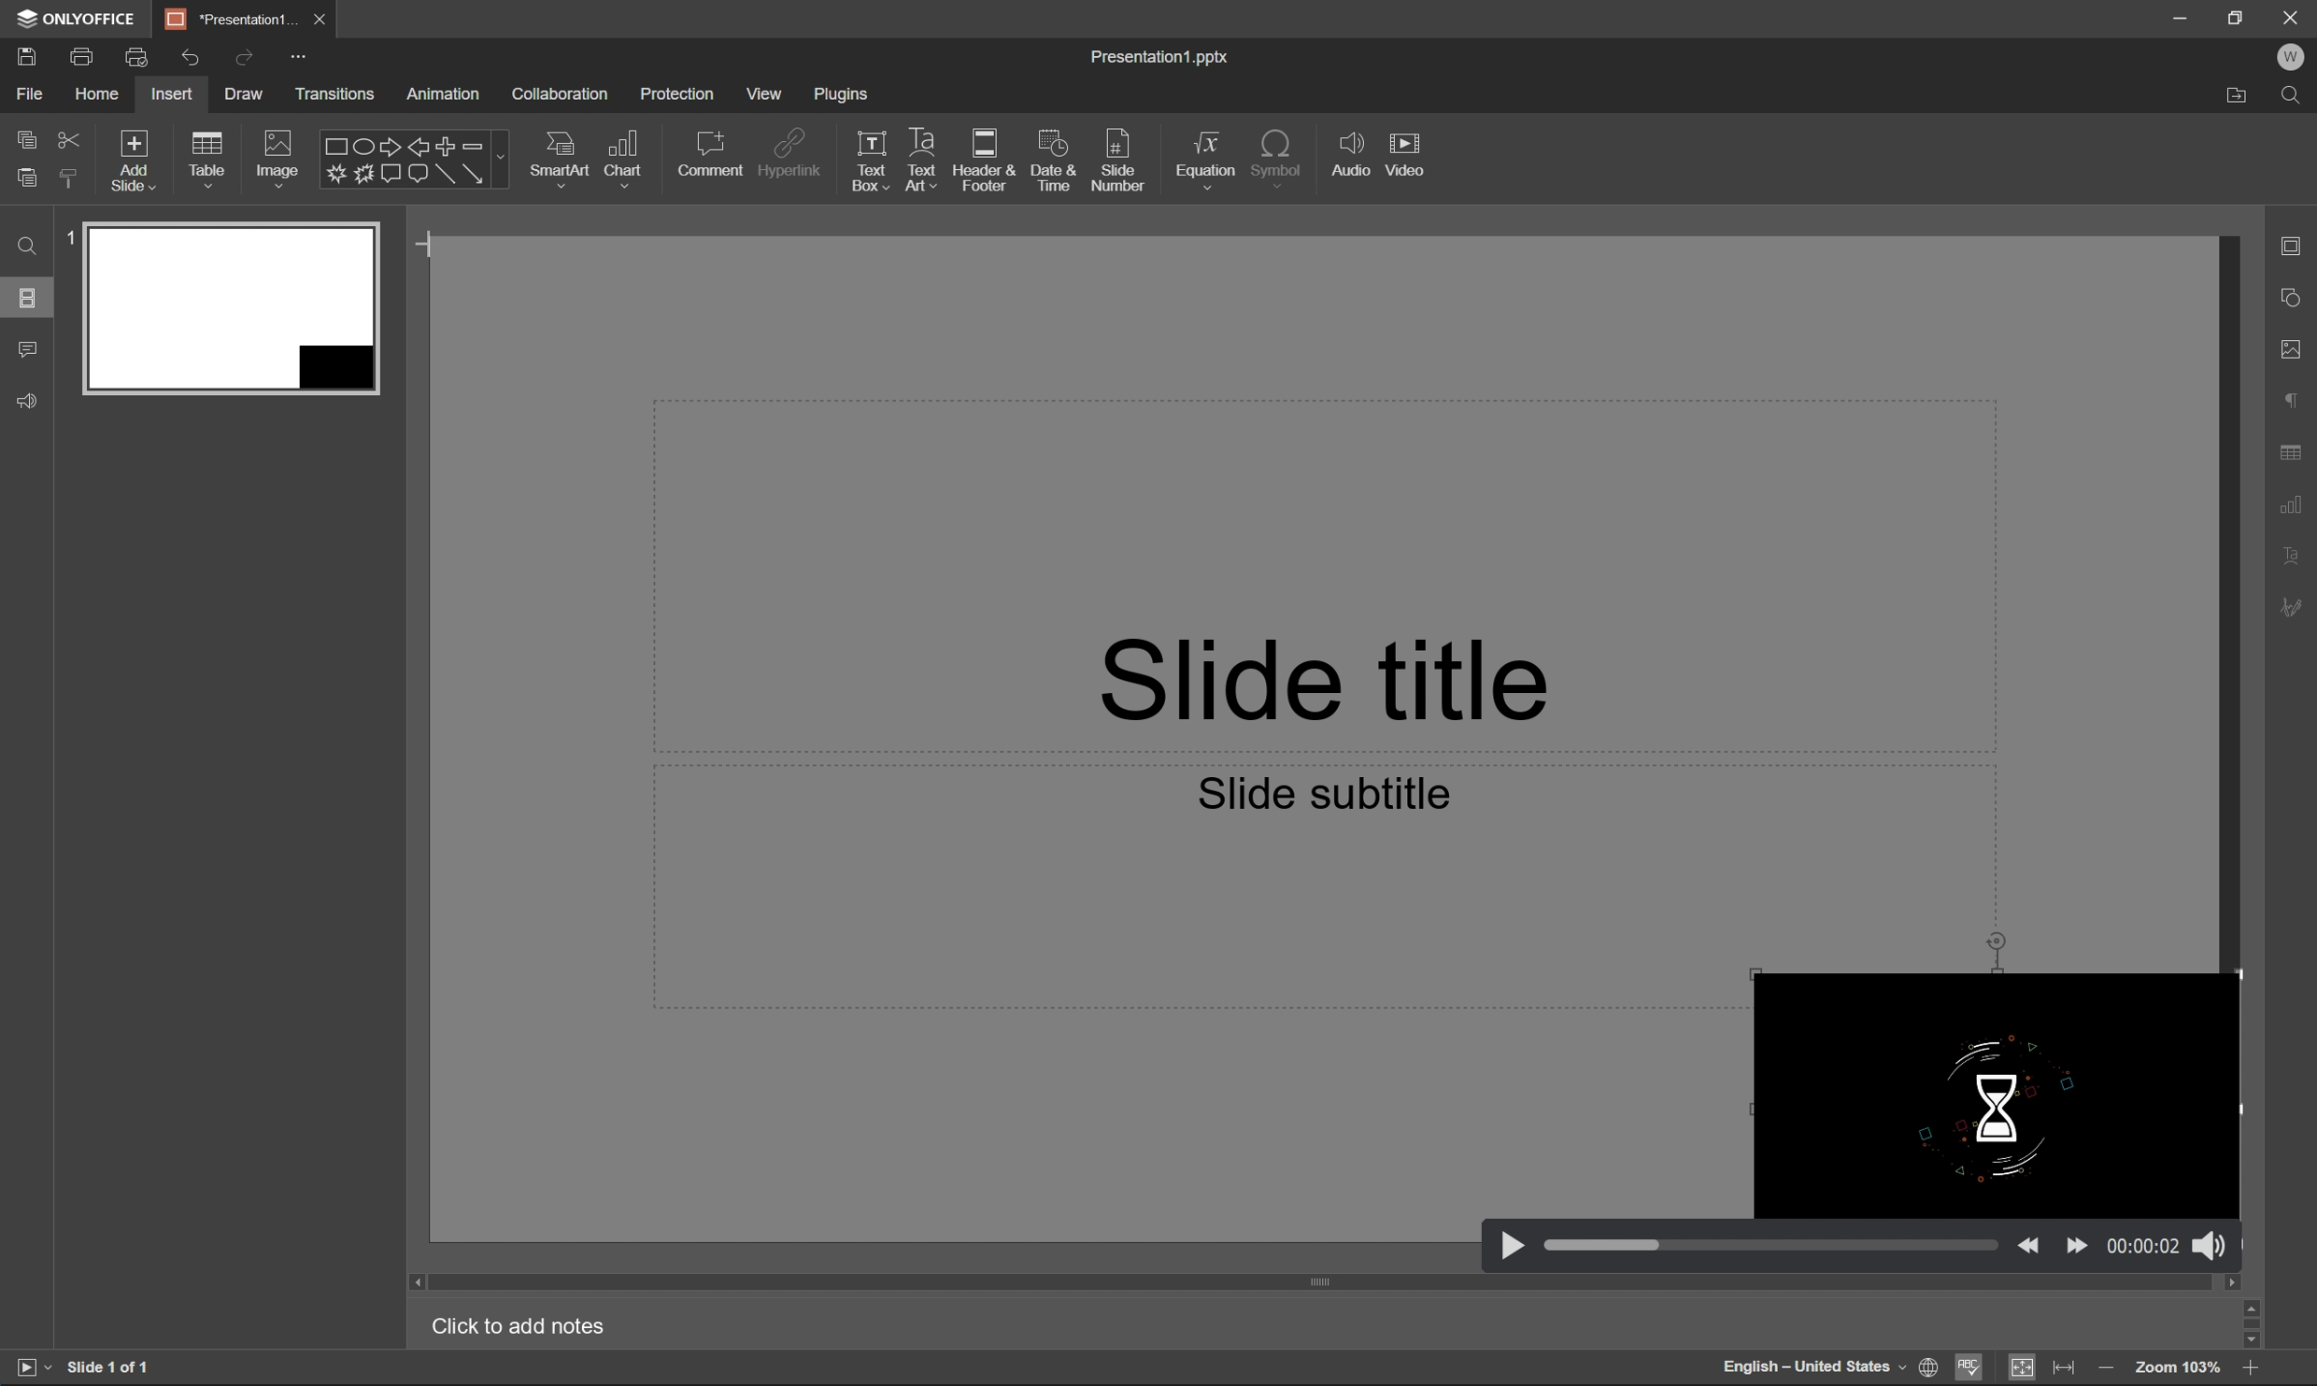 This screenshot has width=2317, height=1386. I want to click on Cursor, so click(432, 247).